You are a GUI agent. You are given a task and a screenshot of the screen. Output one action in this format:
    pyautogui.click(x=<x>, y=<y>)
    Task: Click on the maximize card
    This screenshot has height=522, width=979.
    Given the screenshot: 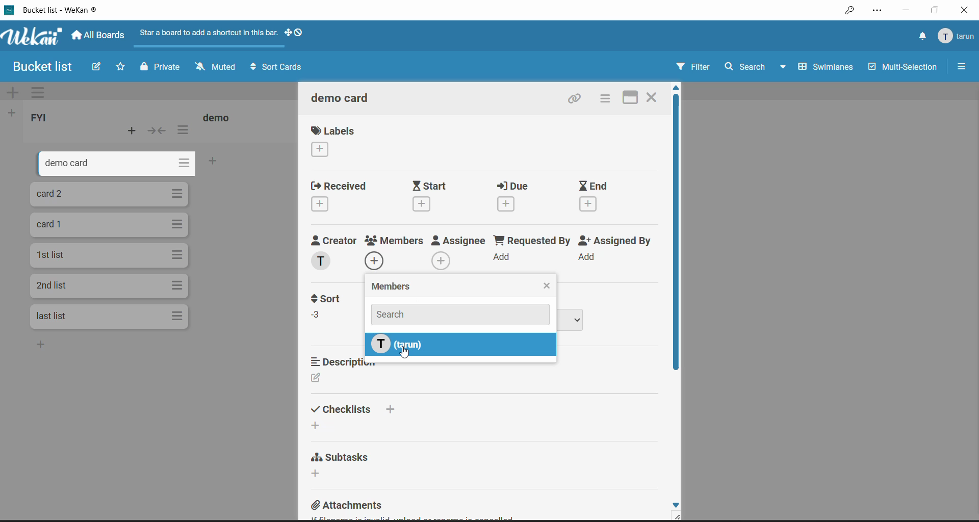 What is the action you would take?
    pyautogui.click(x=631, y=99)
    